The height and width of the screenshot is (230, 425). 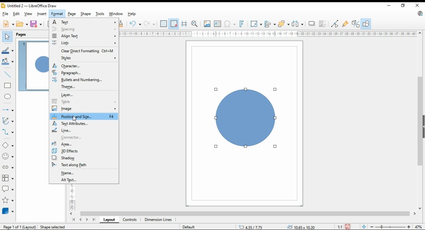 I want to click on close window, so click(x=417, y=5).